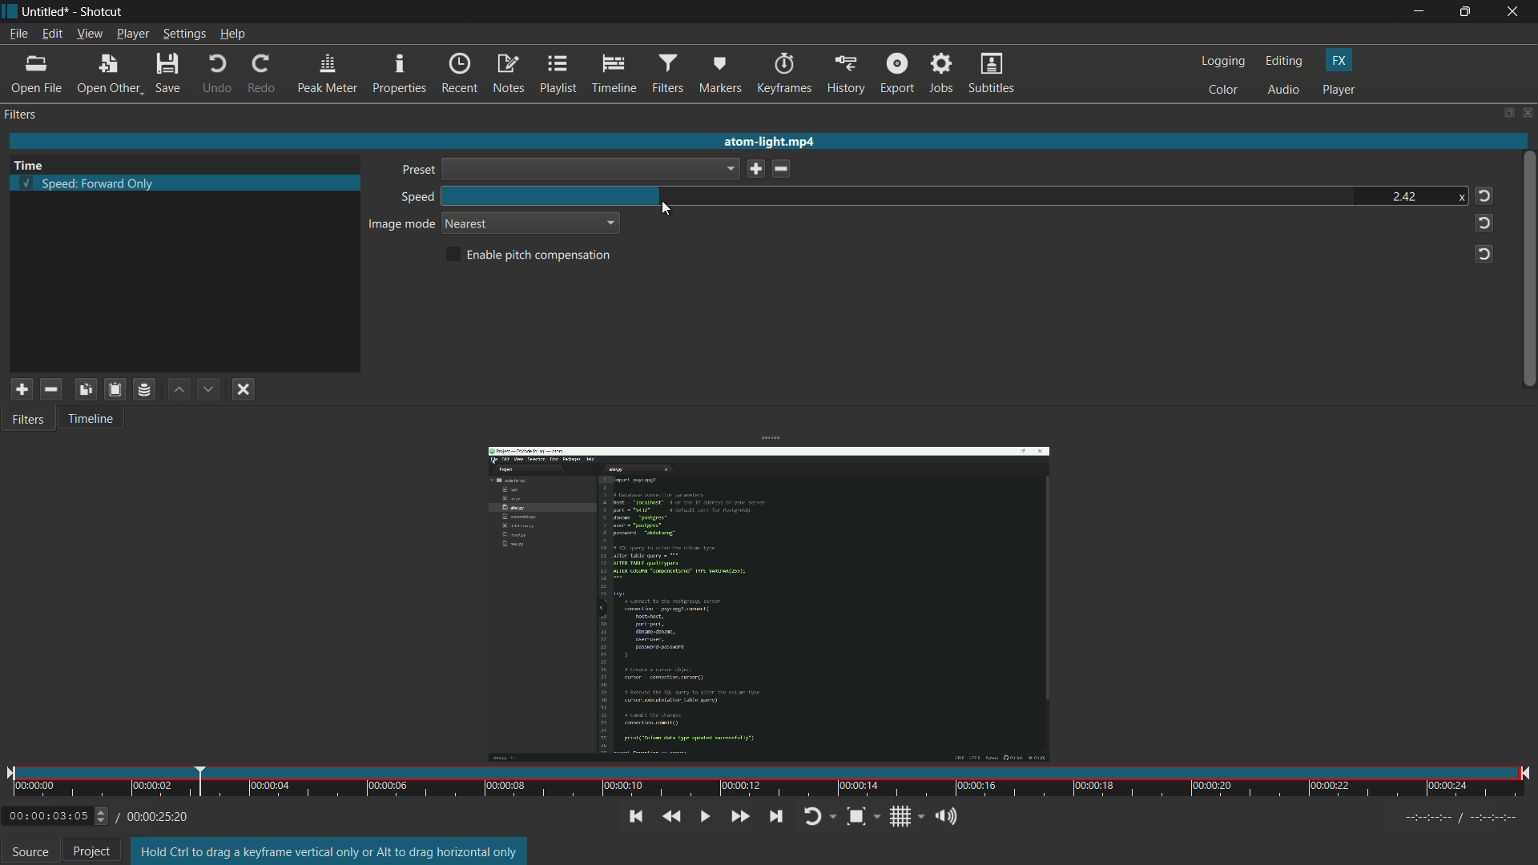 This screenshot has height=865, width=1538. What do you see at coordinates (57, 815) in the screenshot?
I see `00:00:03:05` at bounding box center [57, 815].